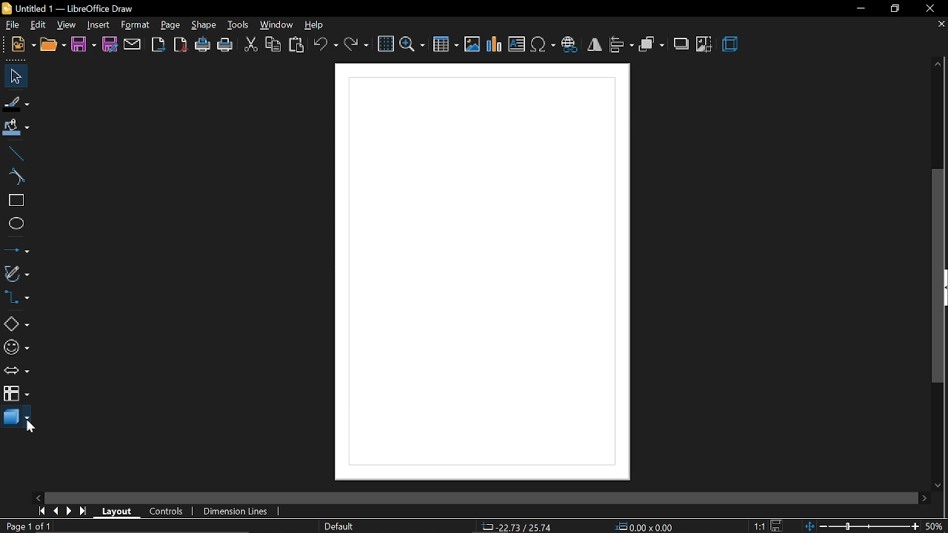 The image size is (948, 533). What do you see at coordinates (473, 45) in the screenshot?
I see `insert image` at bounding box center [473, 45].